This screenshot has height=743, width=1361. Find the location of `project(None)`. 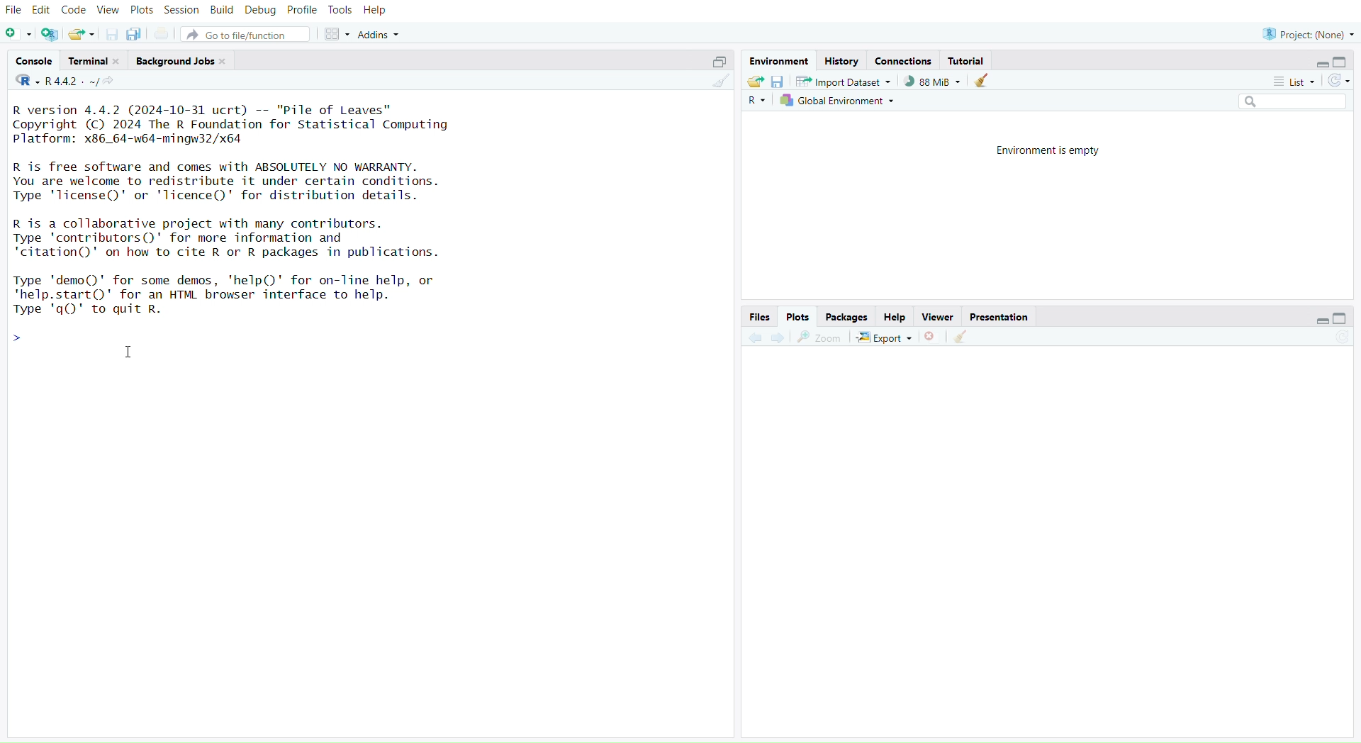

project(None) is located at coordinates (1308, 33).